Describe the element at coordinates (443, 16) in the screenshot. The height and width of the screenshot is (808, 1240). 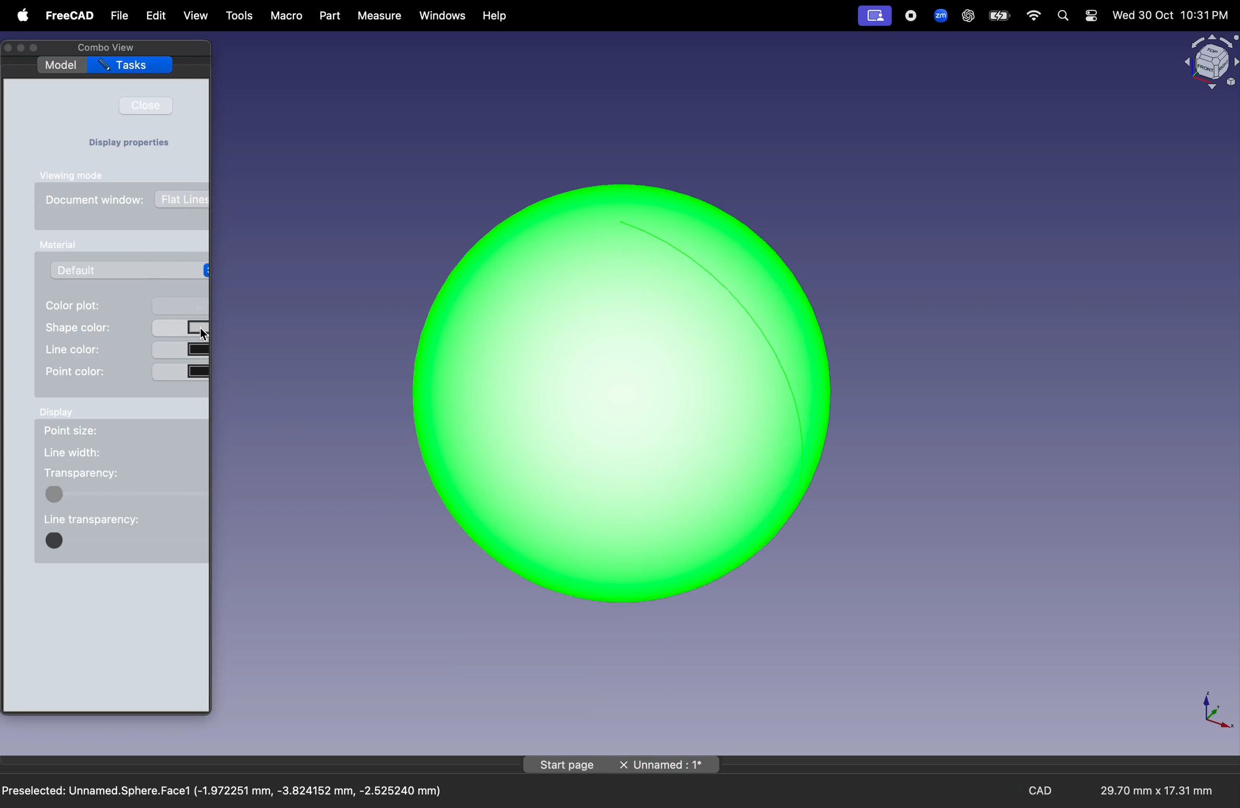
I see `windows` at that location.